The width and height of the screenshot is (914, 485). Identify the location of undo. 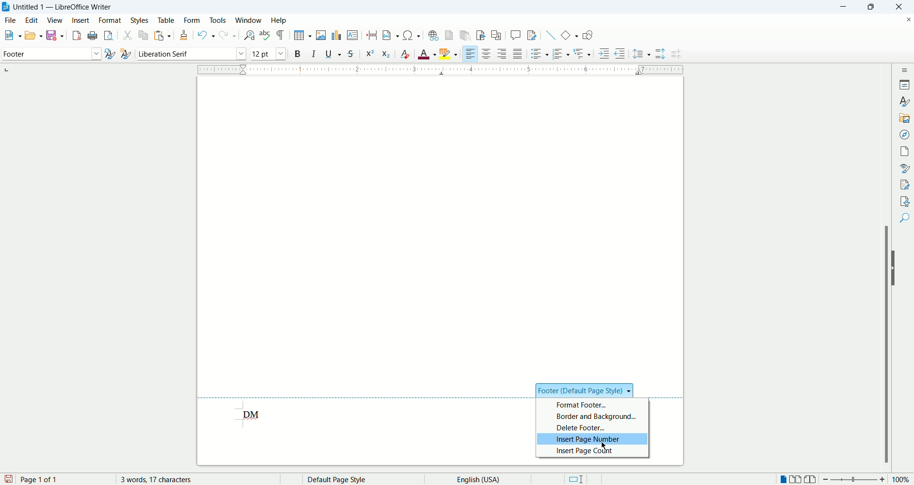
(206, 35).